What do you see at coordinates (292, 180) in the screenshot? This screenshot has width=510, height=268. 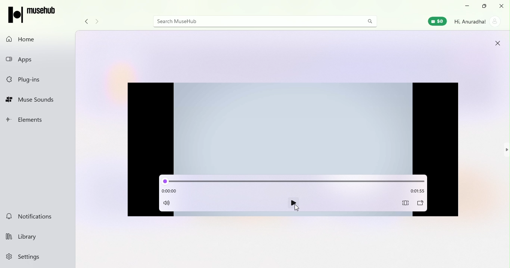 I see `slide bar` at bounding box center [292, 180].